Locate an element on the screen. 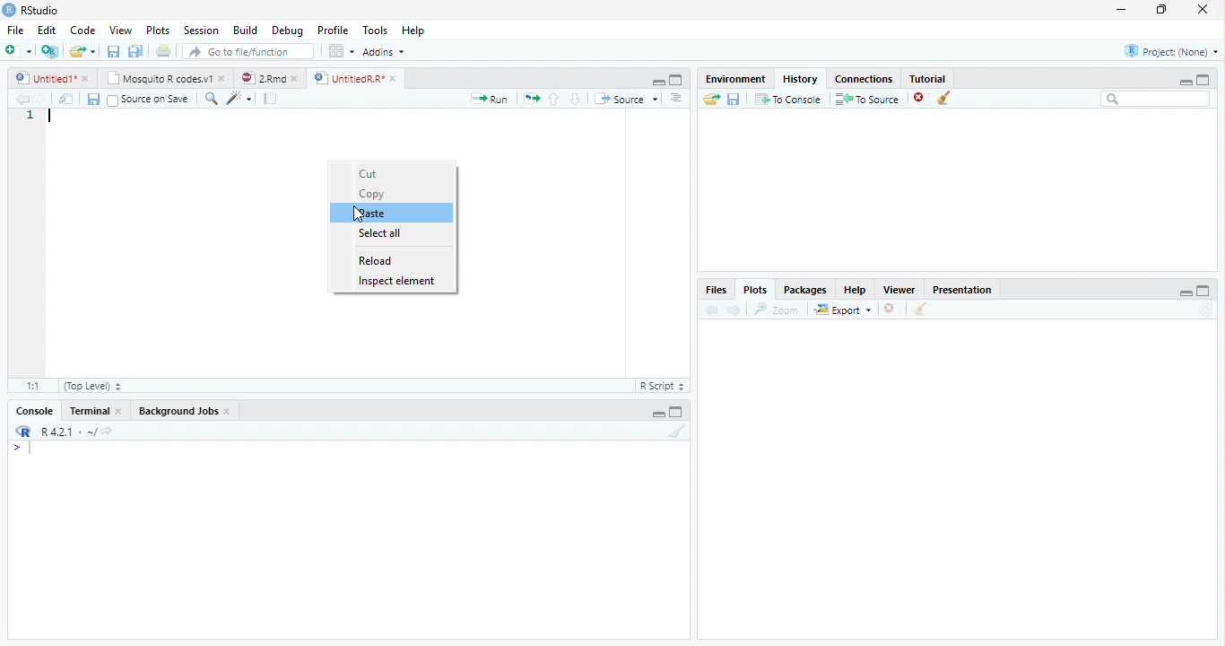 Image resolution: width=1225 pixels, height=646 pixels. Code is located at coordinates (84, 31).